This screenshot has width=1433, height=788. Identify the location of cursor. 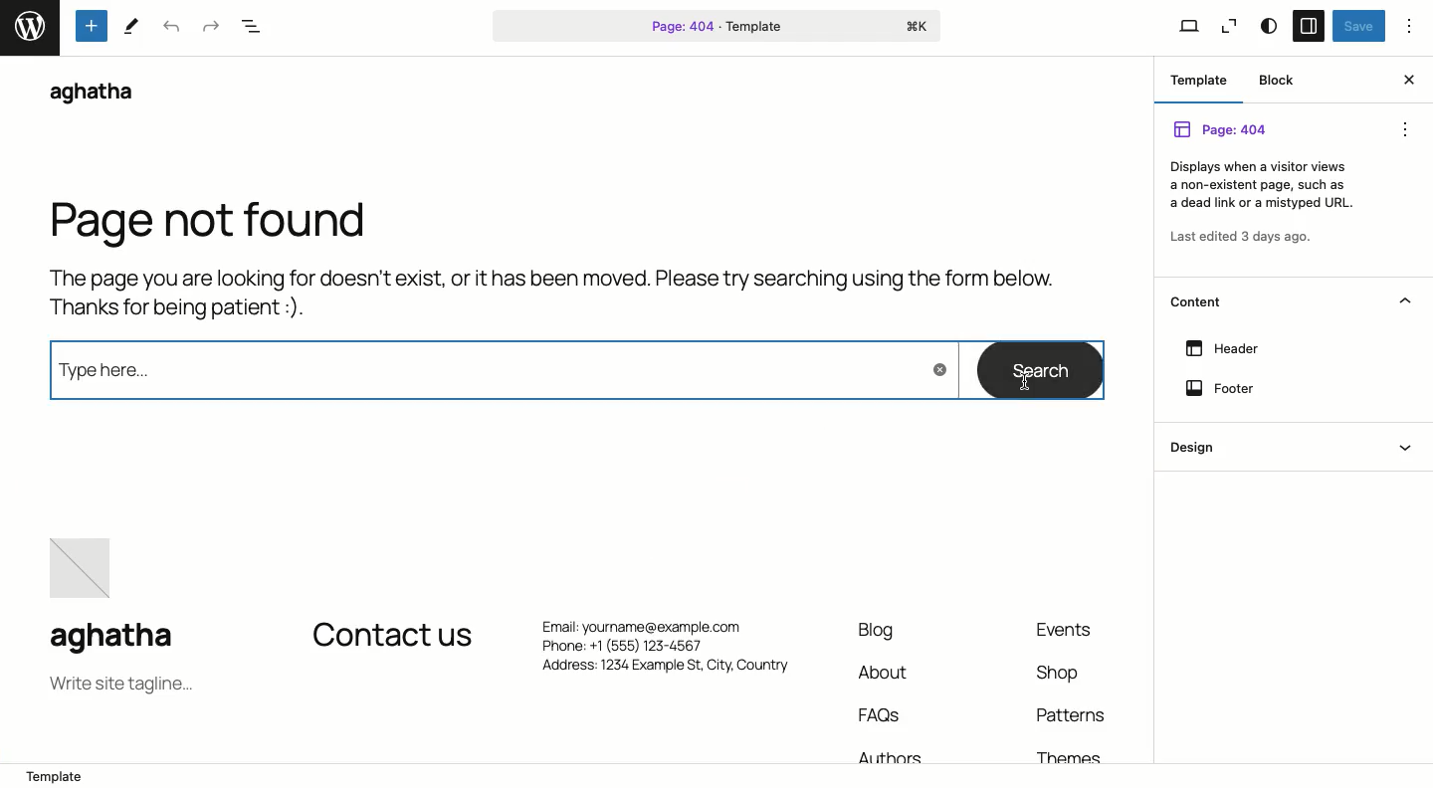
(1025, 385).